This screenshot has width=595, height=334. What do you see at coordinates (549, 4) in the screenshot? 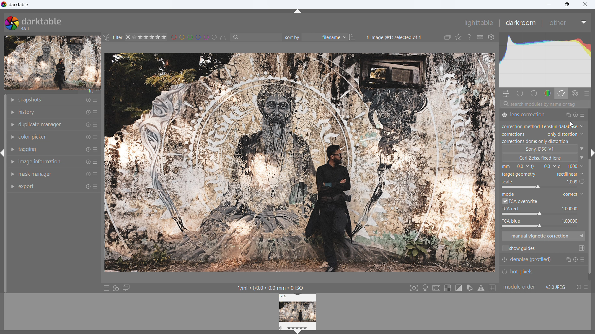
I see `minimize` at bounding box center [549, 4].